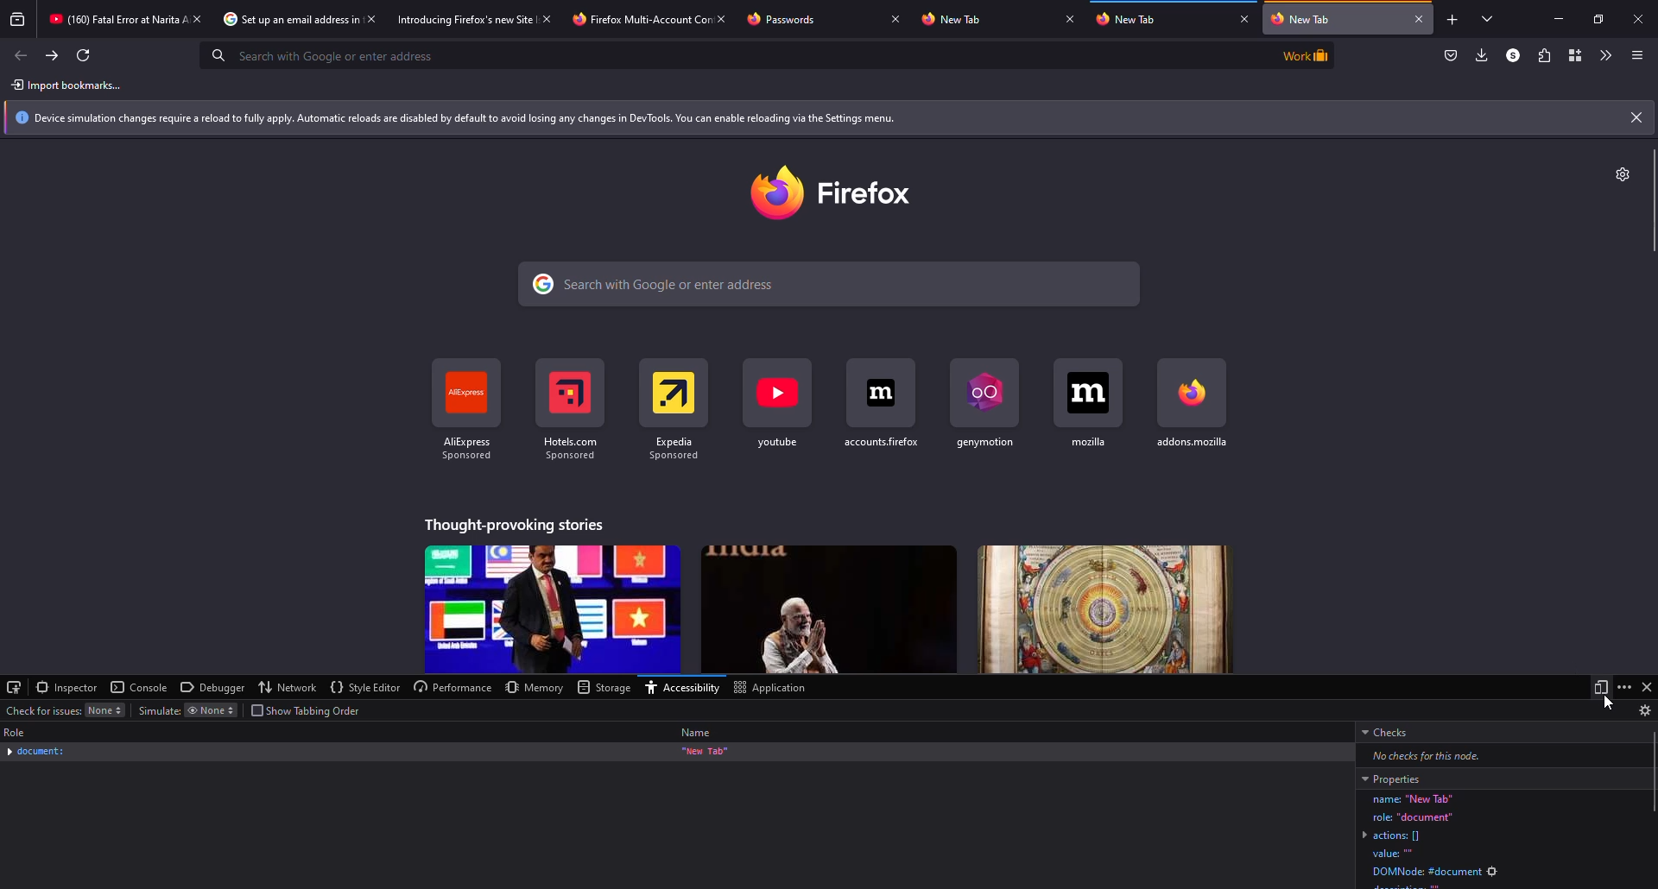  What do you see at coordinates (535, 688) in the screenshot?
I see `memory` at bounding box center [535, 688].